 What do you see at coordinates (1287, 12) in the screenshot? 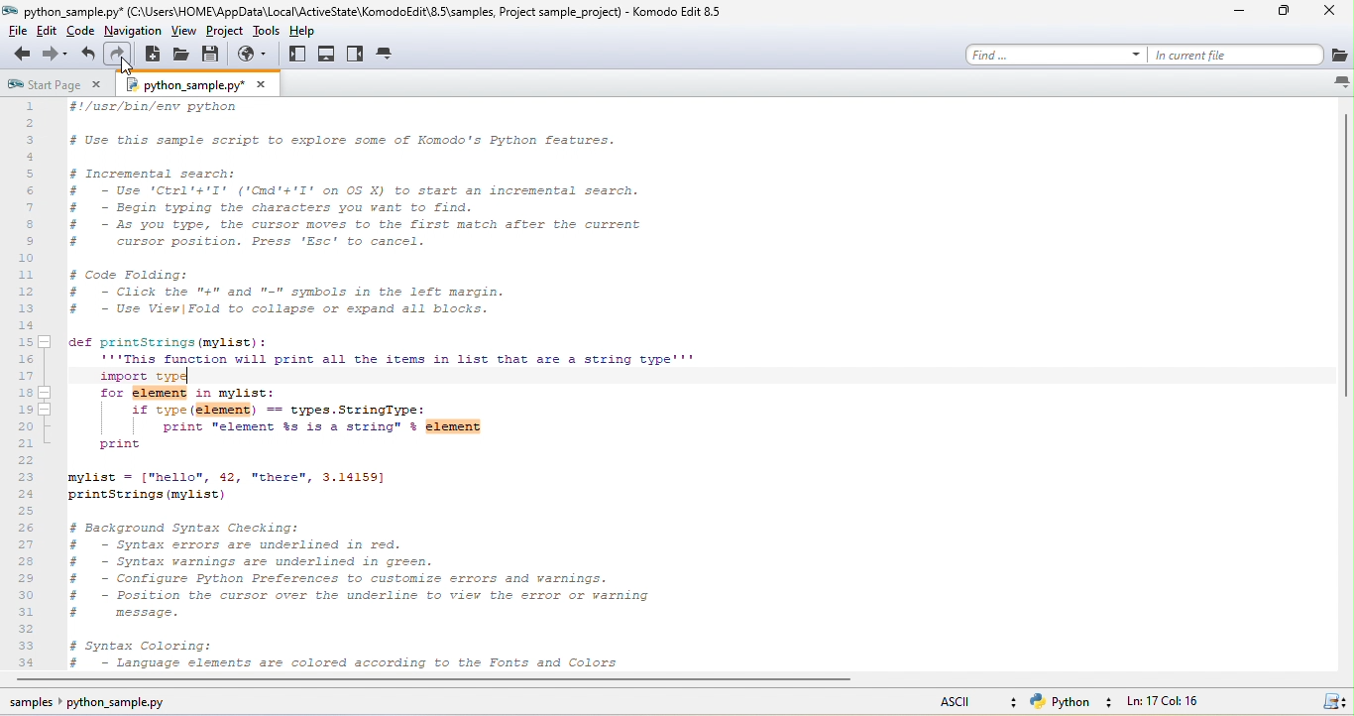
I see `maximize` at bounding box center [1287, 12].